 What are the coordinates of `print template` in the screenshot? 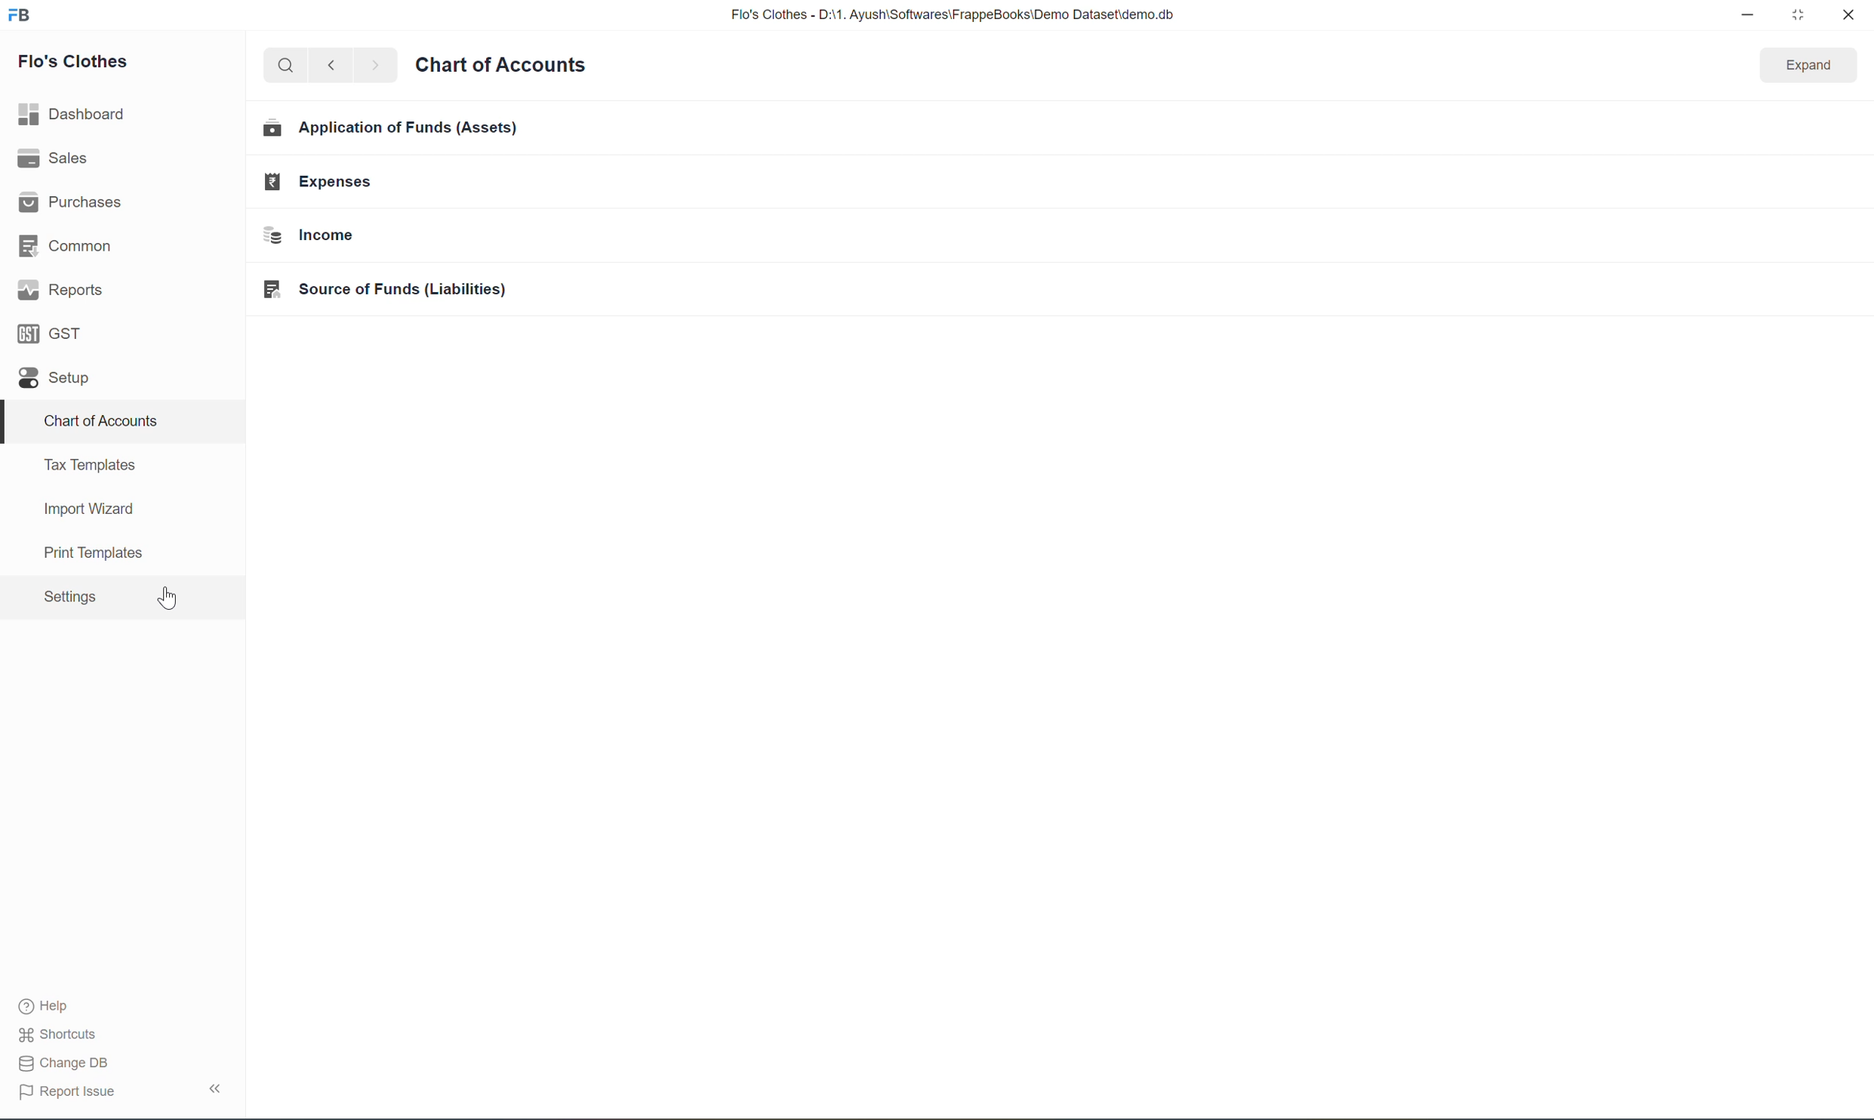 It's located at (84, 556).